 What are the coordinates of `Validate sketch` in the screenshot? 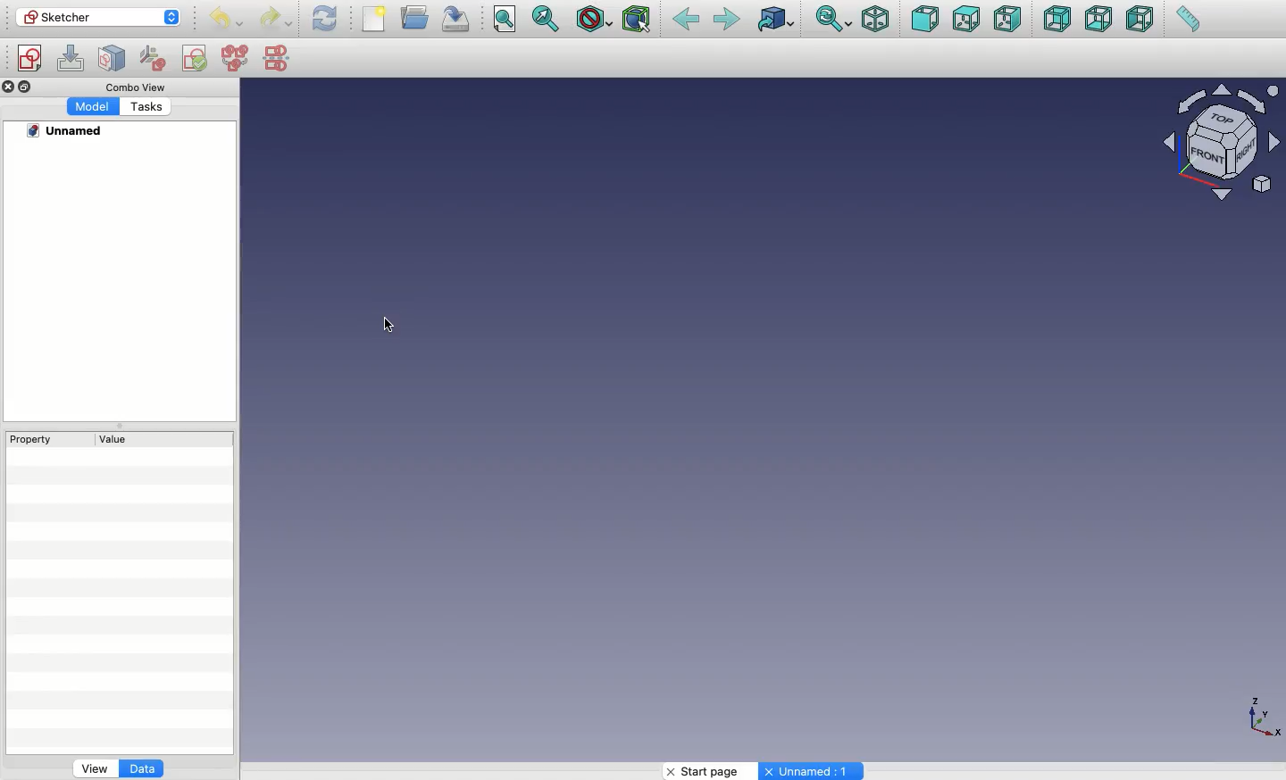 It's located at (195, 61).